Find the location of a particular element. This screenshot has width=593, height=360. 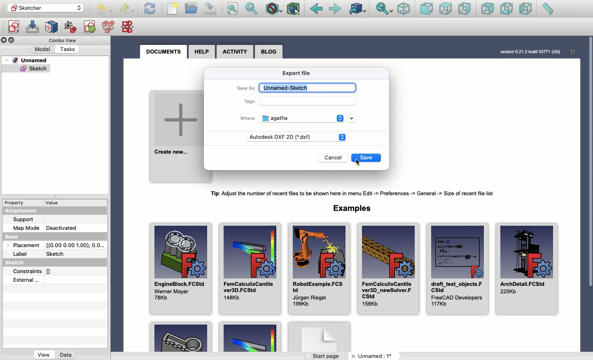

Save is located at coordinates (210, 8).